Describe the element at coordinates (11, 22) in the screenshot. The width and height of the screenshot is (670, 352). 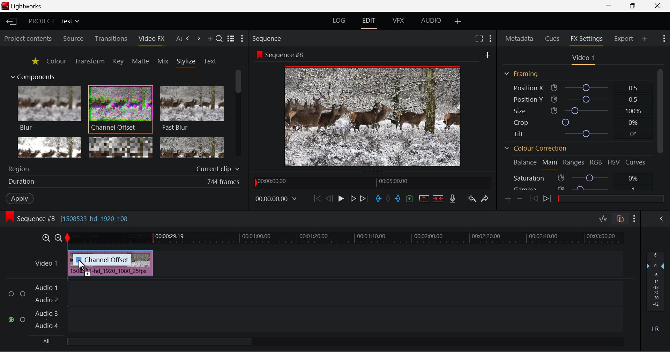
I see `Back to Homepage` at that location.